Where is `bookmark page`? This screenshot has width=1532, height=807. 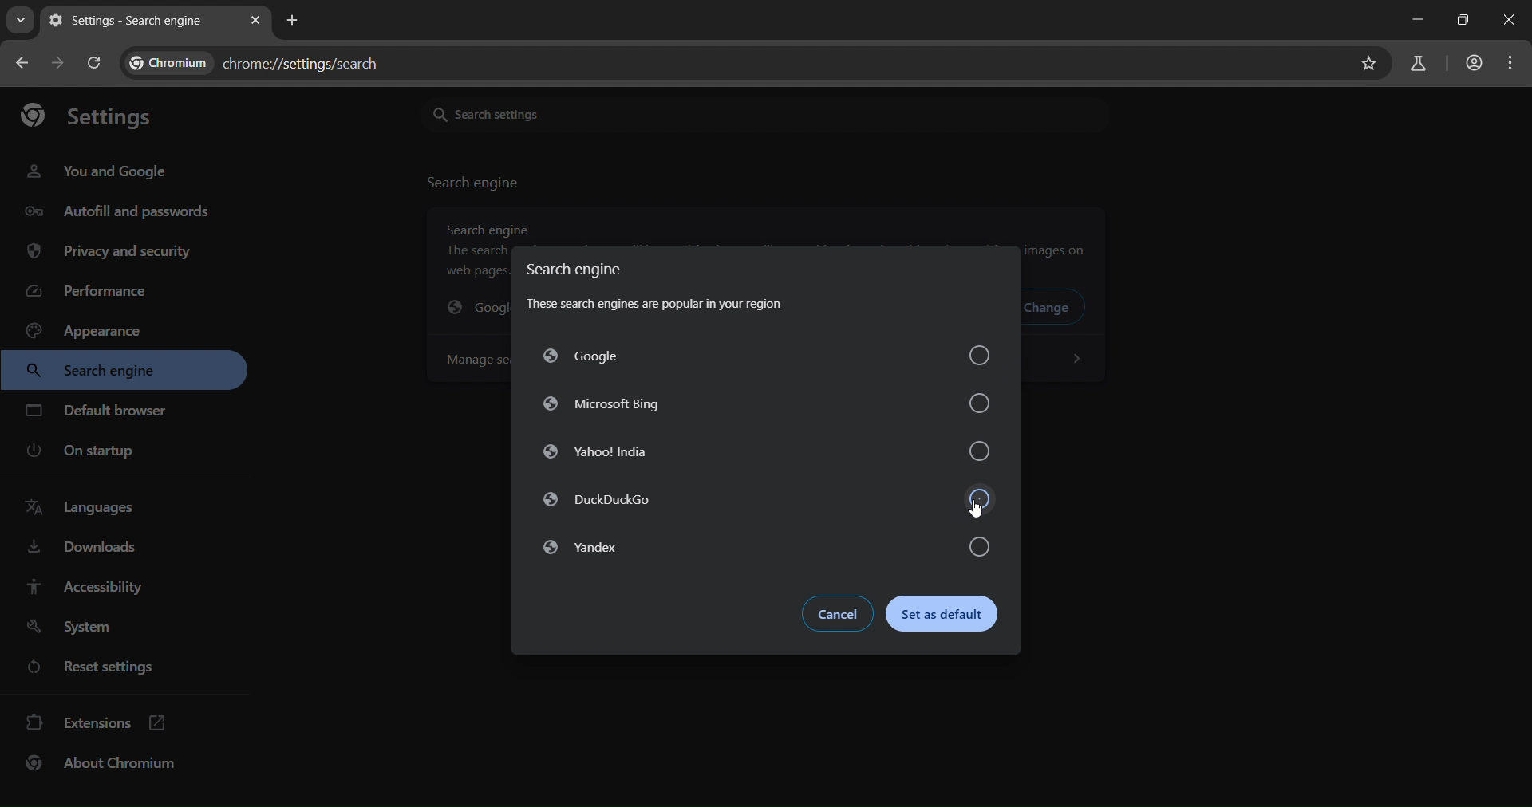 bookmark page is located at coordinates (1370, 63).